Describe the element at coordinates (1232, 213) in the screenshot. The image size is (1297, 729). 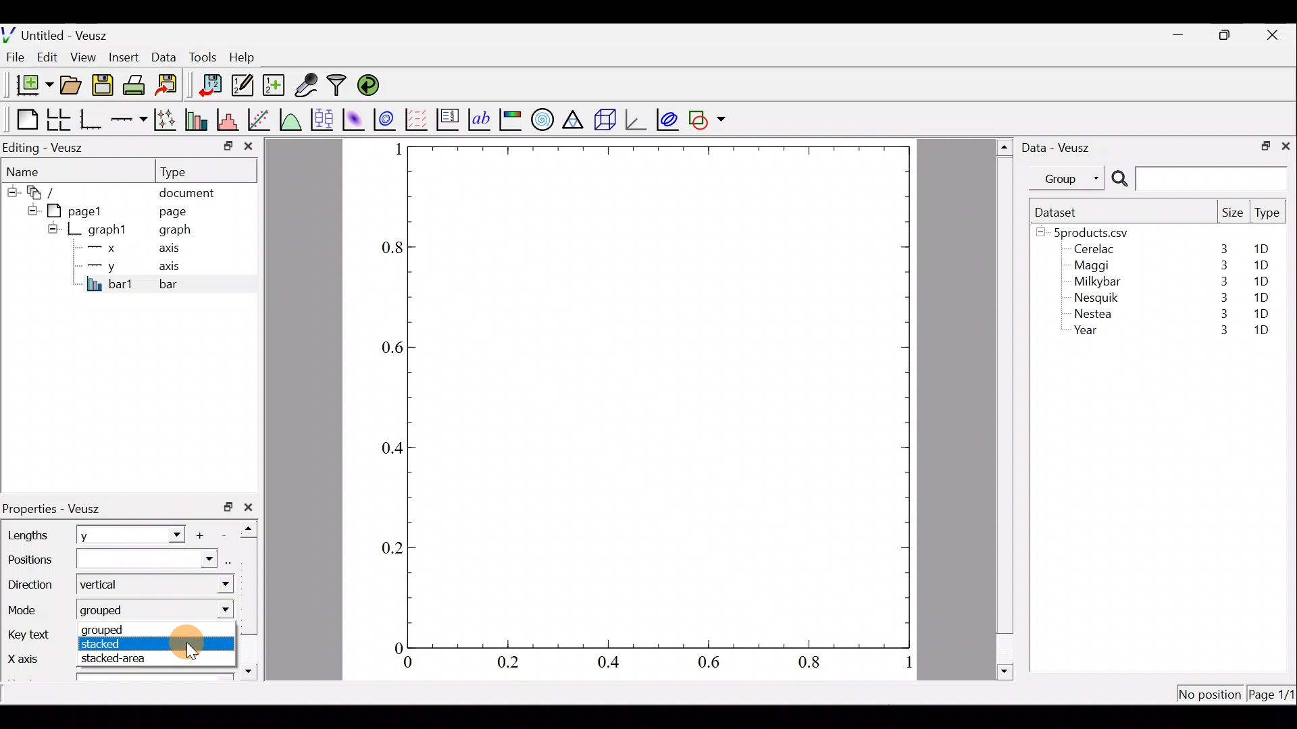
I see `Size` at that location.